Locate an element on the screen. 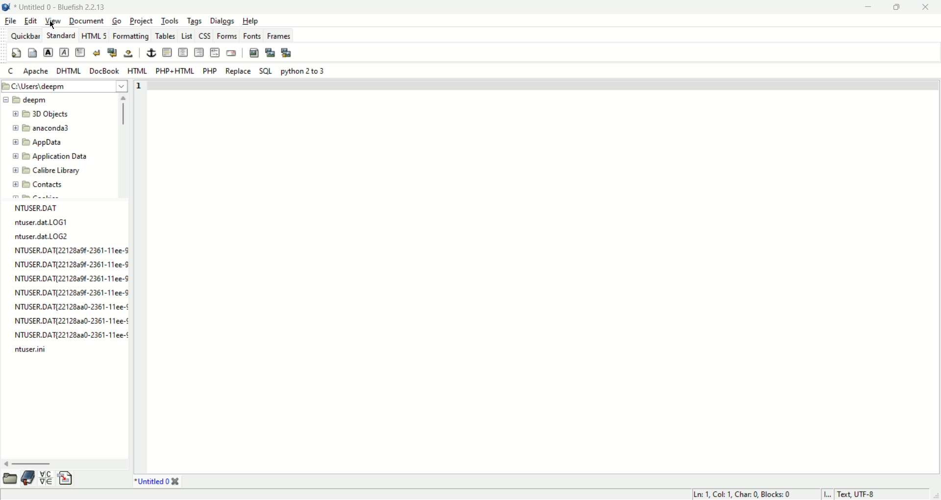  app is located at coordinates (42, 143).